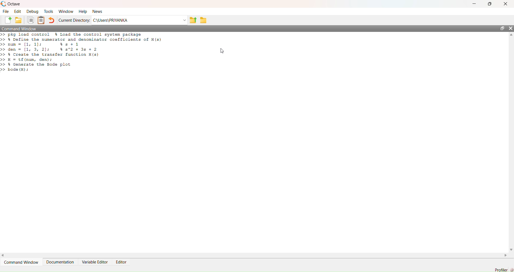  What do you see at coordinates (18, 11) in the screenshot?
I see `Edit` at bounding box center [18, 11].